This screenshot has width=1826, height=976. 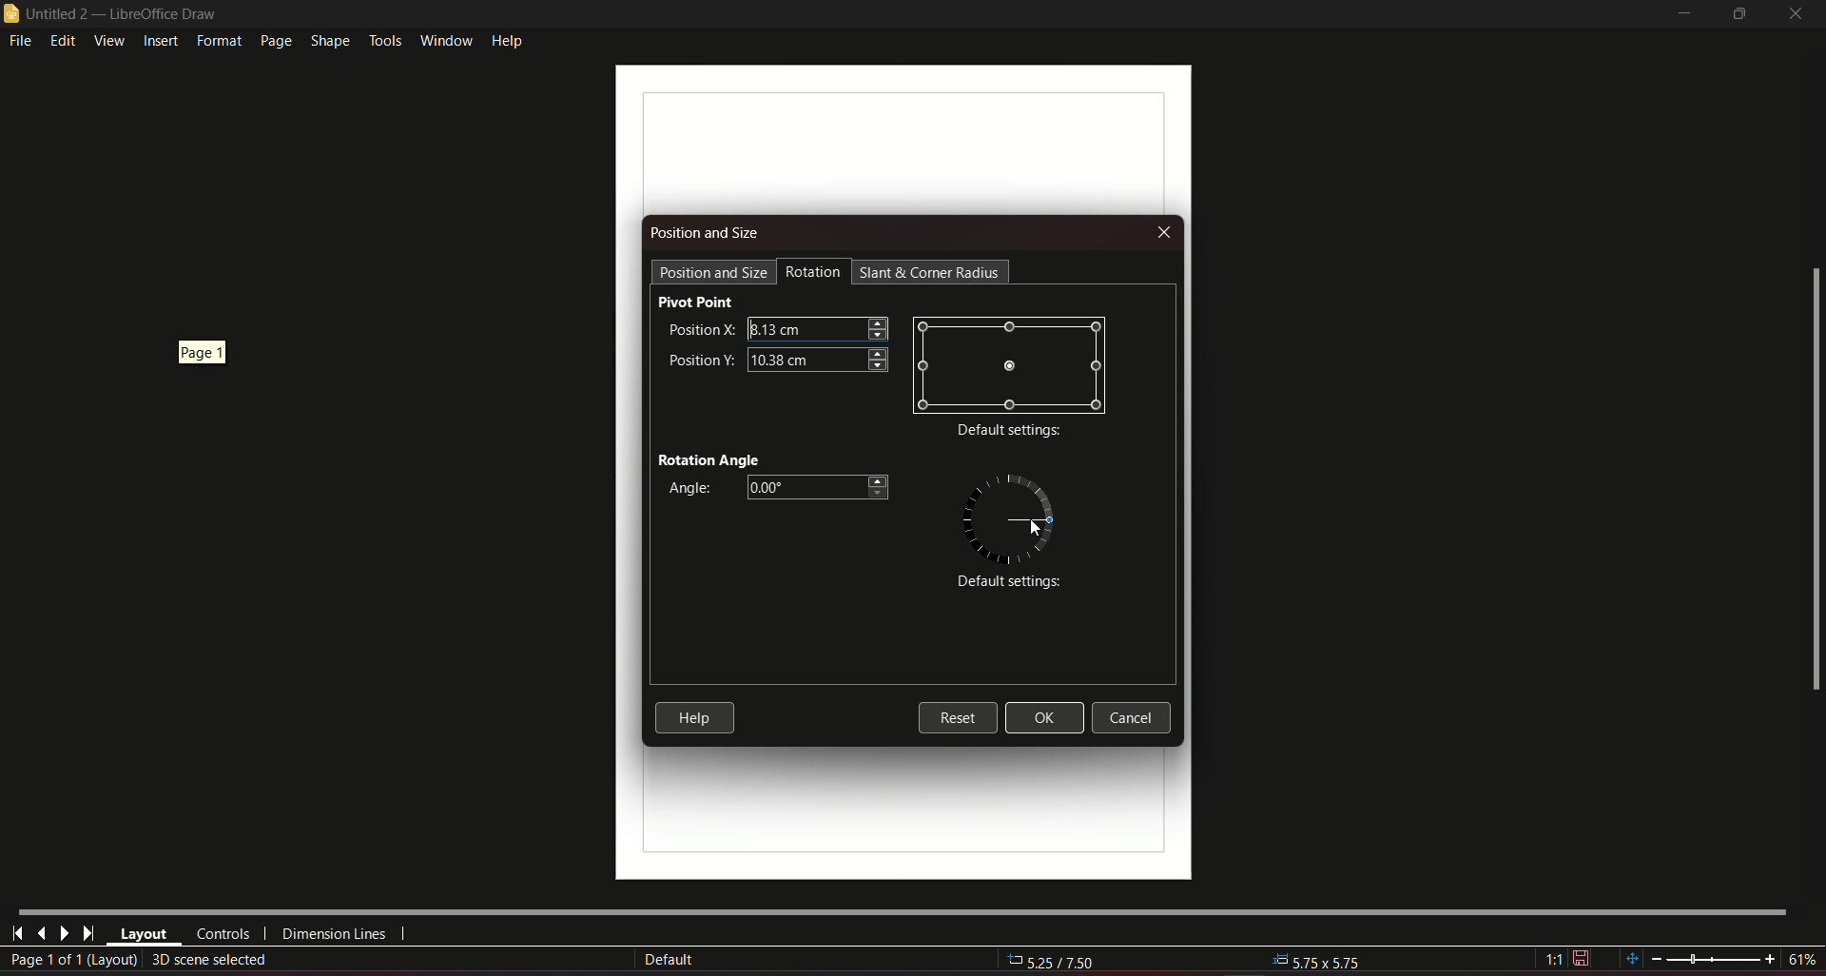 What do you see at coordinates (1009, 432) in the screenshot?
I see `Default settings` at bounding box center [1009, 432].